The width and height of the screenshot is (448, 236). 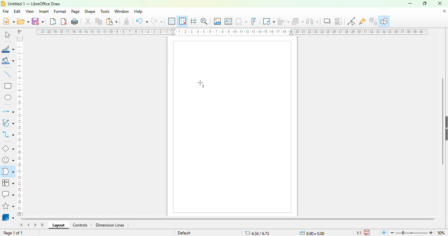 I want to click on select, so click(x=7, y=34).